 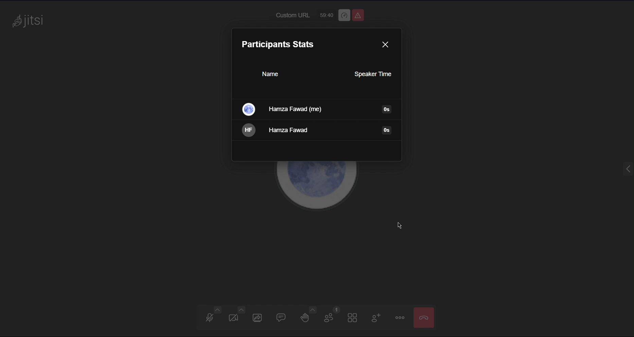 I want to click on Custom URL, so click(x=292, y=15).